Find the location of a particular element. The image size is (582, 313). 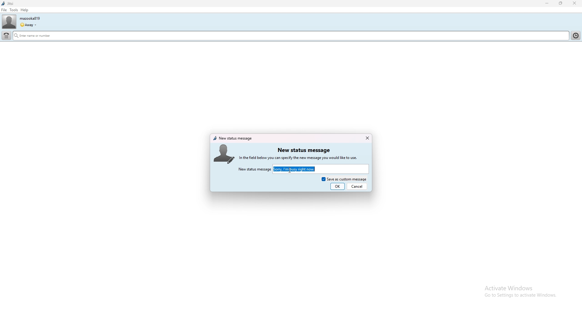

Activate Windows Go to Settings to activate Windows. is located at coordinates (514, 291).